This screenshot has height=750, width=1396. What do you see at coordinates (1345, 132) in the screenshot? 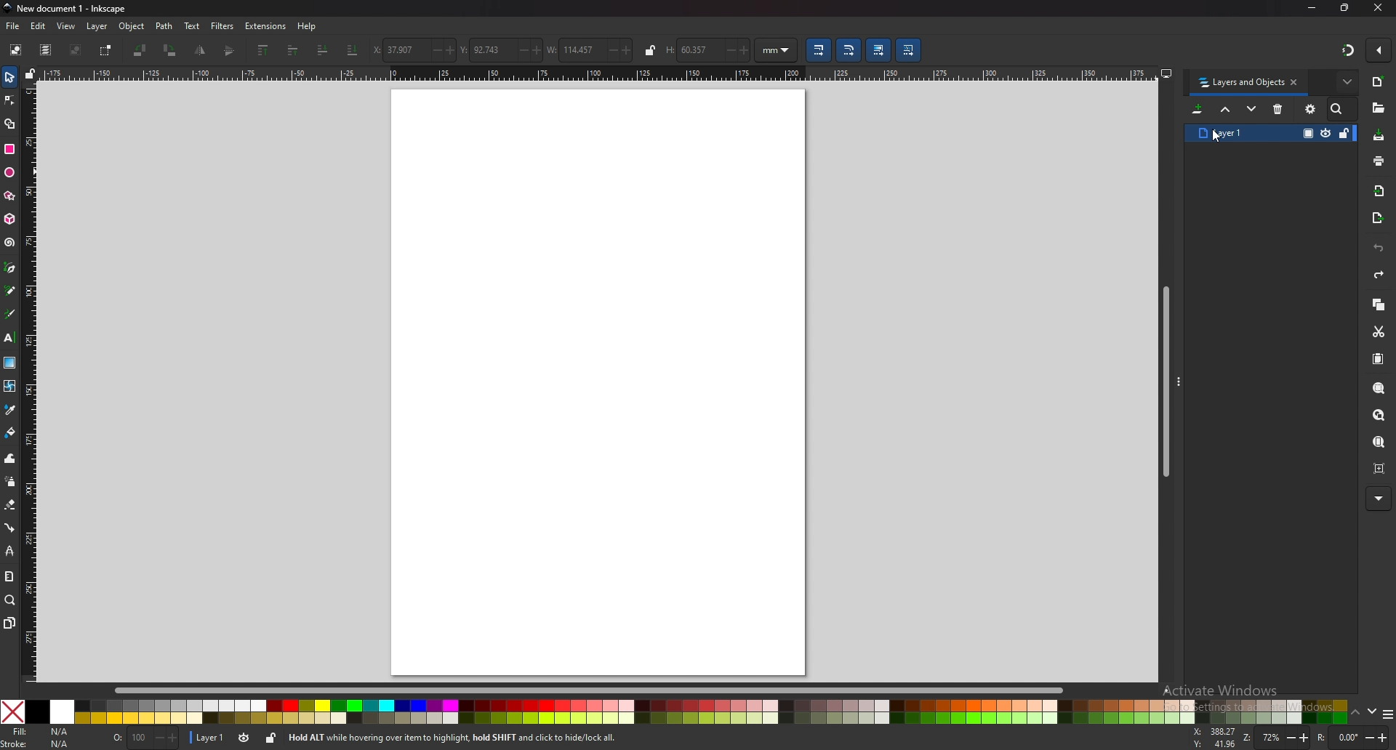
I see `lock` at bounding box center [1345, 132].